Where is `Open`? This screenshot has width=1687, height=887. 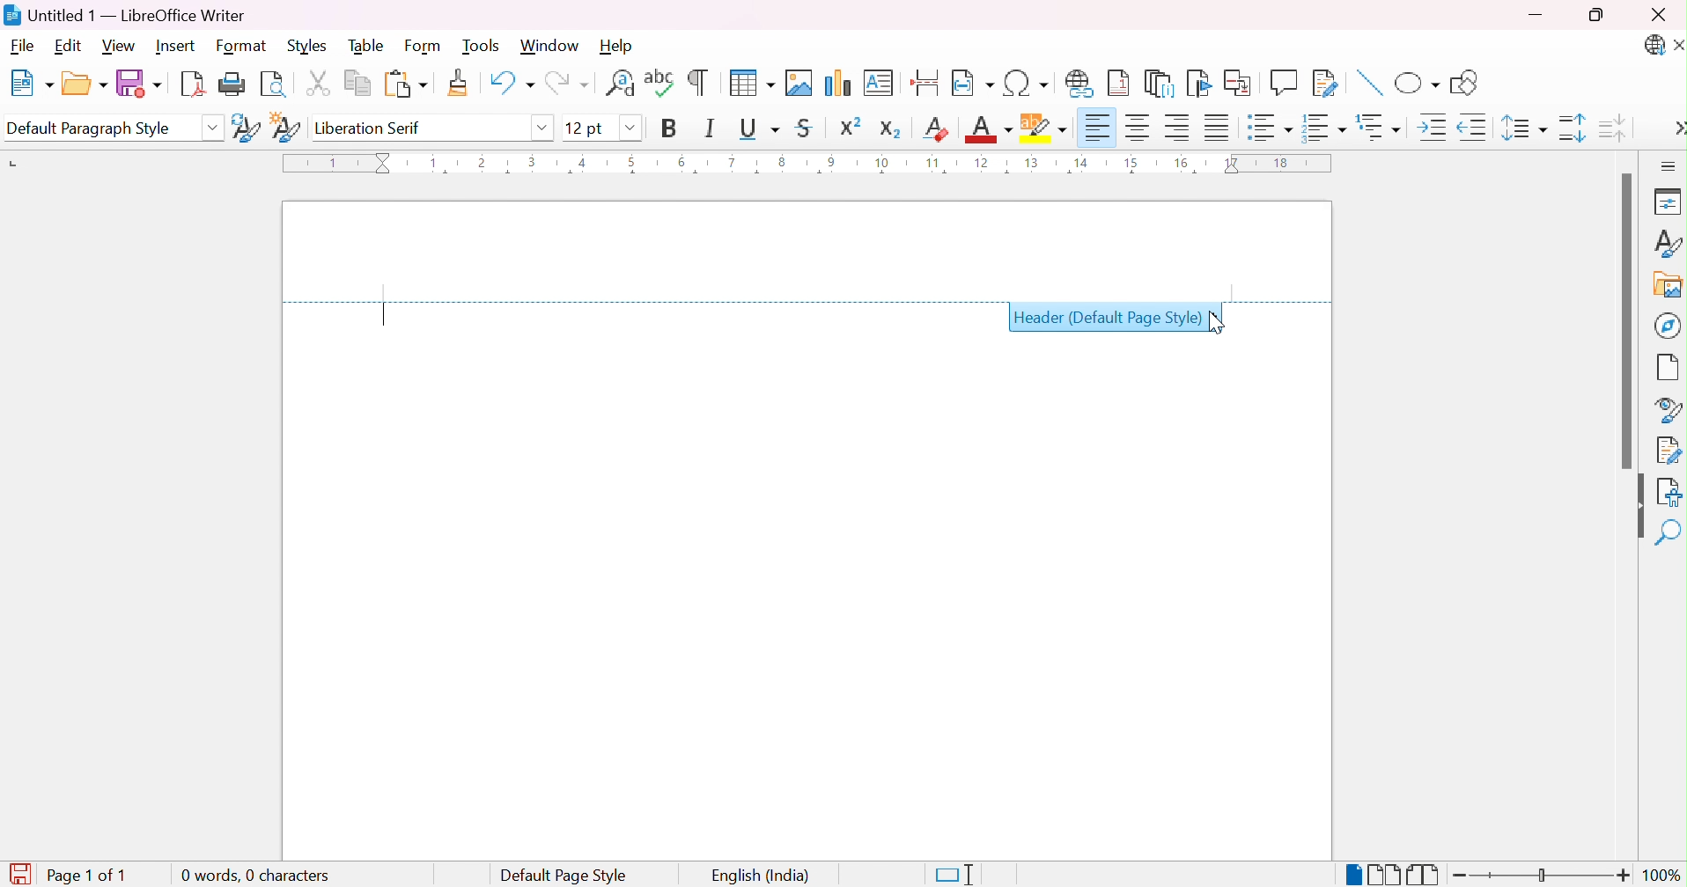
Open is located at coordinates (86, 84).